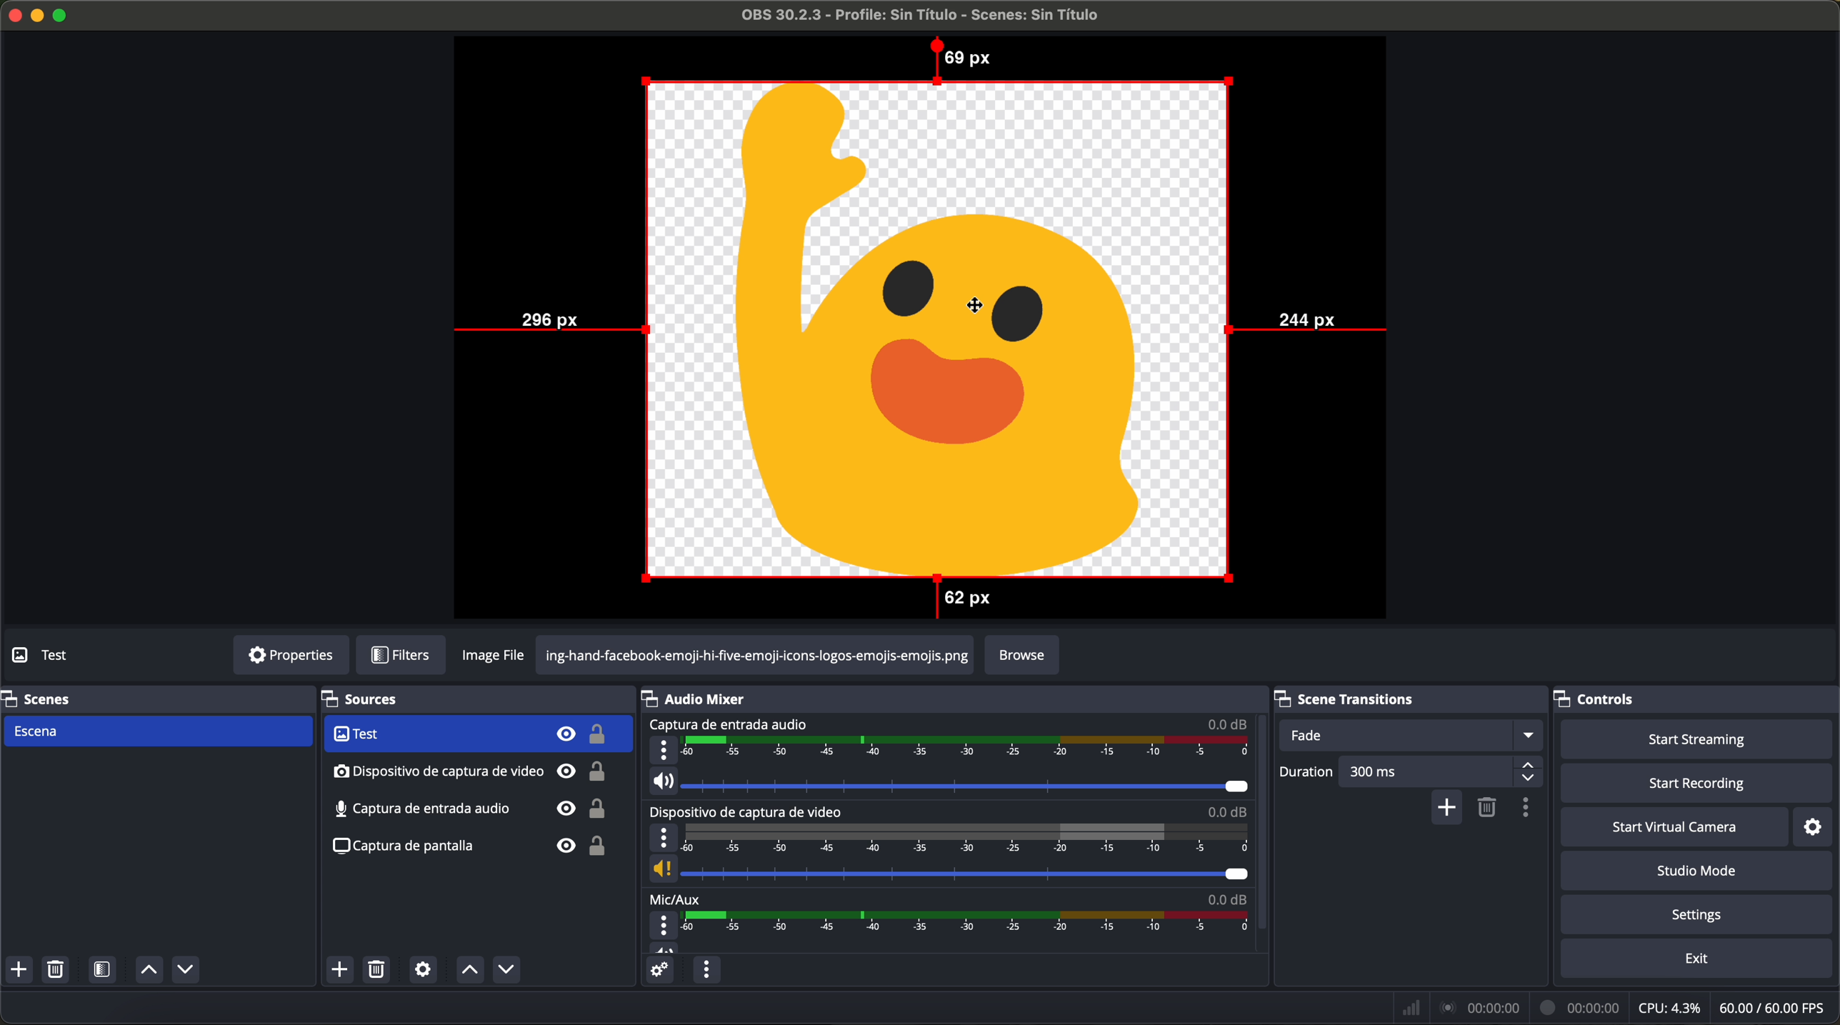 The width and height of the screenshot is (1840, 1025). Describe the element at coordinates (1529, 809) in the screenshot. I see `transition properties` at that location.